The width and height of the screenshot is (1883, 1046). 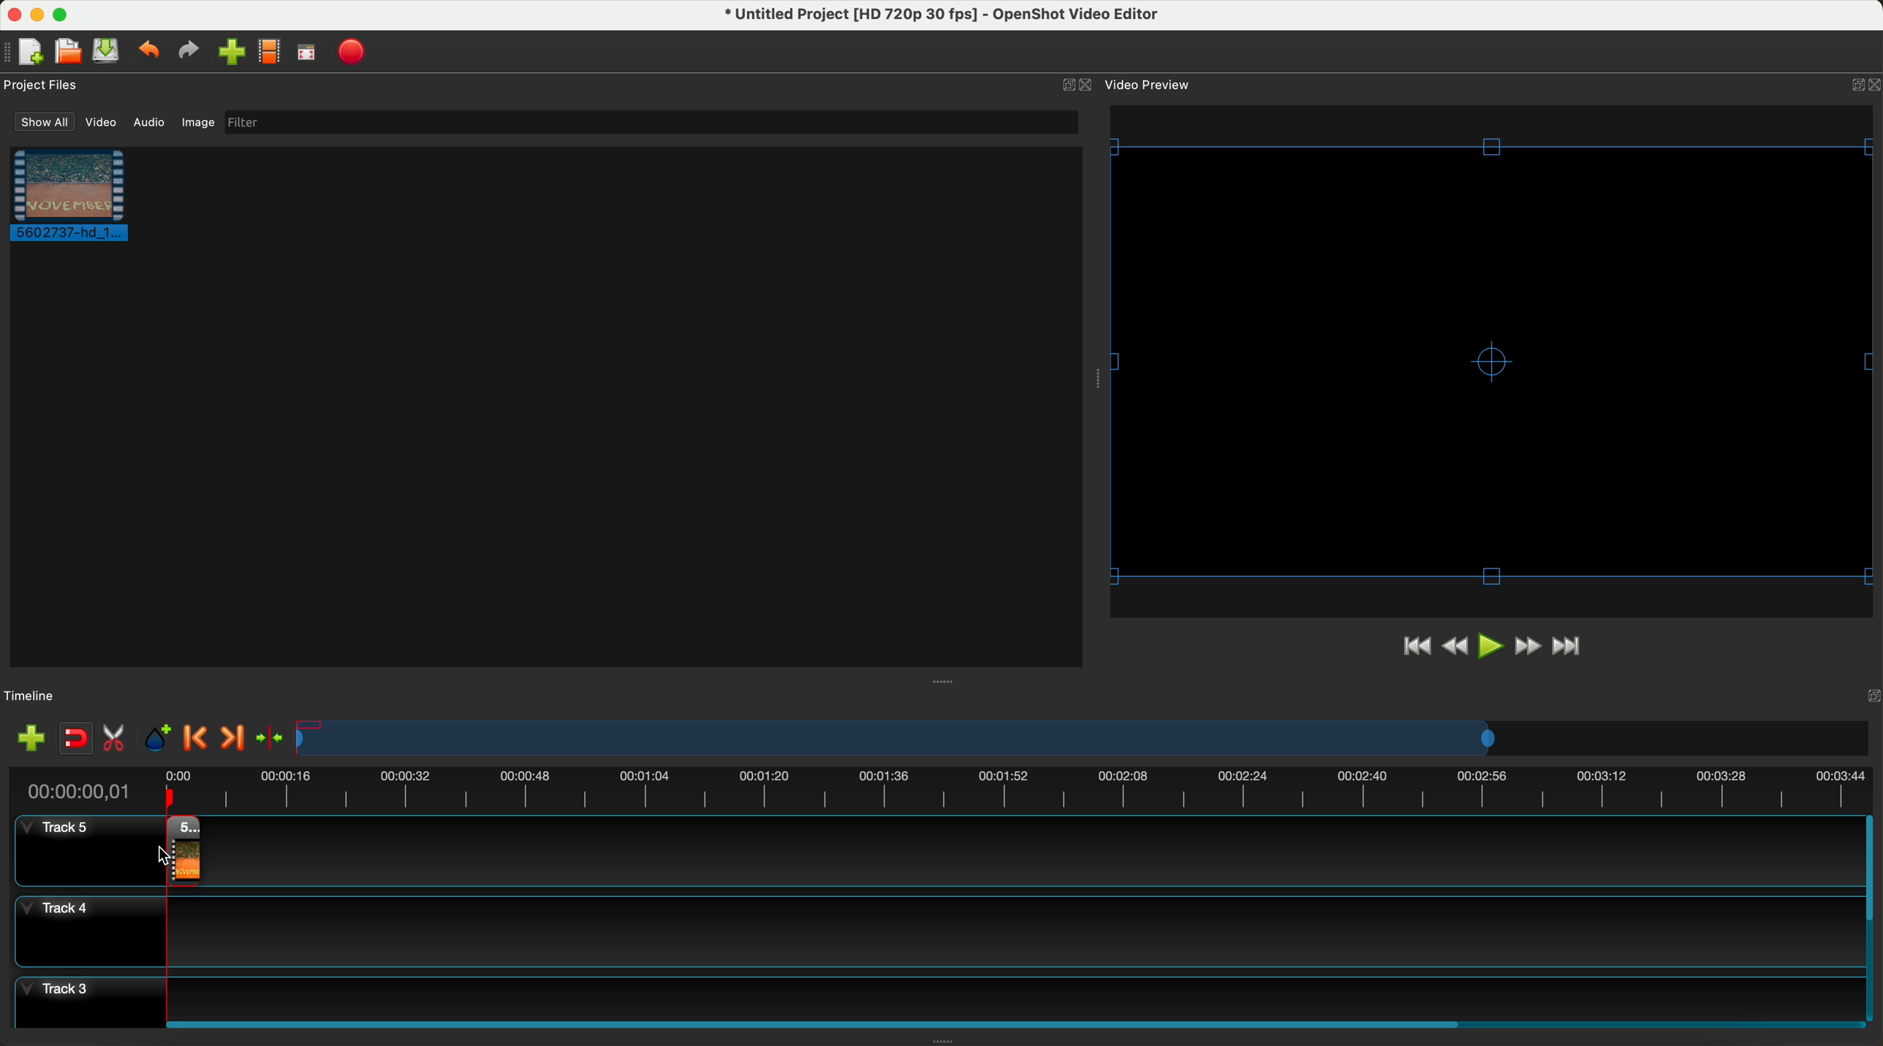 What do you see at coordinates (42, 83) in the screenshot?
I see `project files` at bounding box center [42, 83].